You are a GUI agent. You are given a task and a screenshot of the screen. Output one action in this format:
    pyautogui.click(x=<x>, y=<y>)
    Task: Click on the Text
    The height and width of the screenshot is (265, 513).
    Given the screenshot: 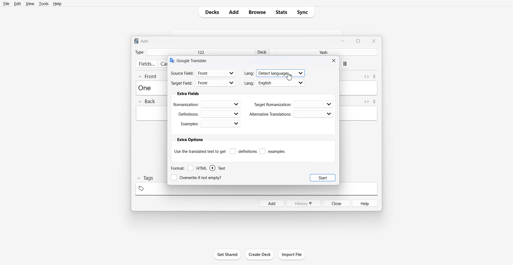 What is the action you would take?
    pyautogui.click(x=217, y=168)
    